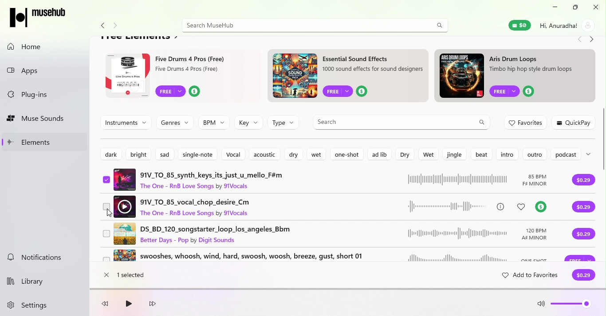 Image resolution: width=606 pixels, height=316 pixels. Describe the element at coordinates (107, 262) in the screenshot. I see `Select music` at that location.